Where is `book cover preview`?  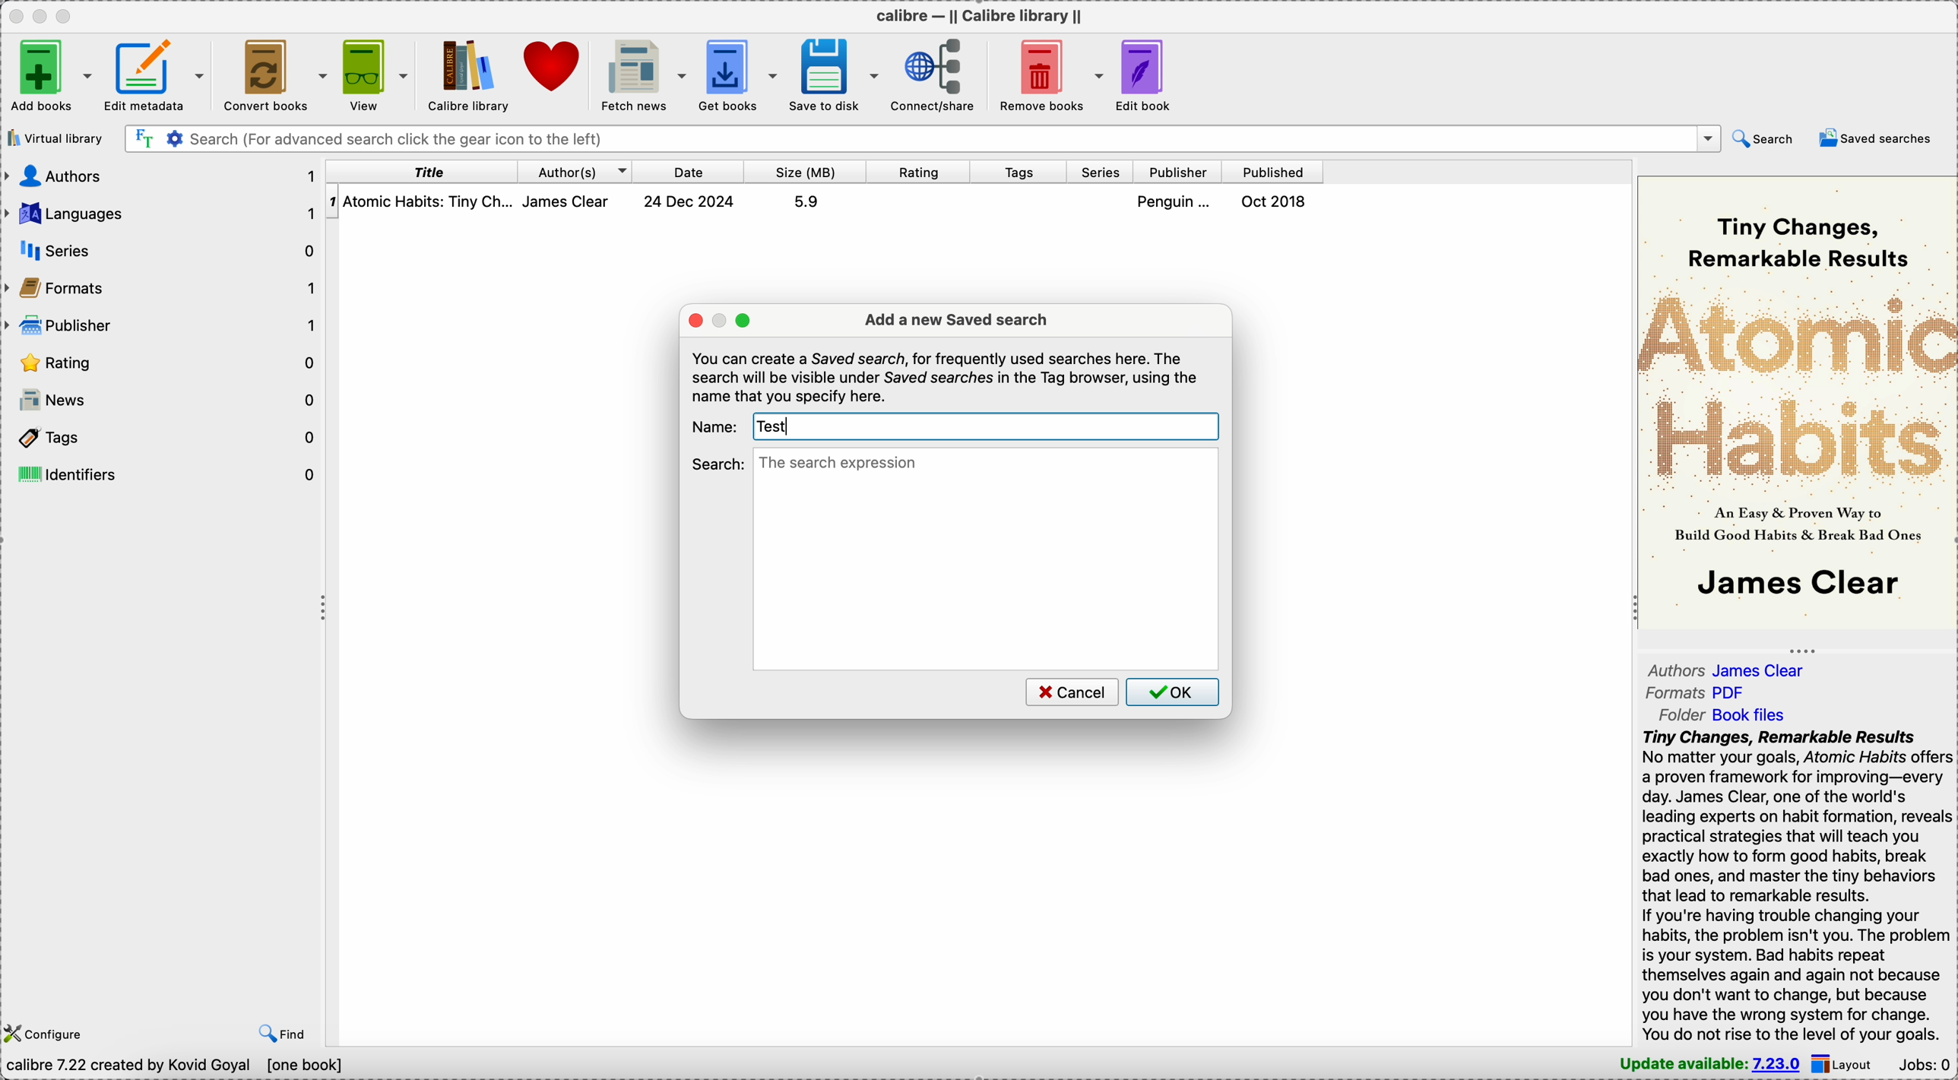
book cover preview is located at coordinates (1795, 401).